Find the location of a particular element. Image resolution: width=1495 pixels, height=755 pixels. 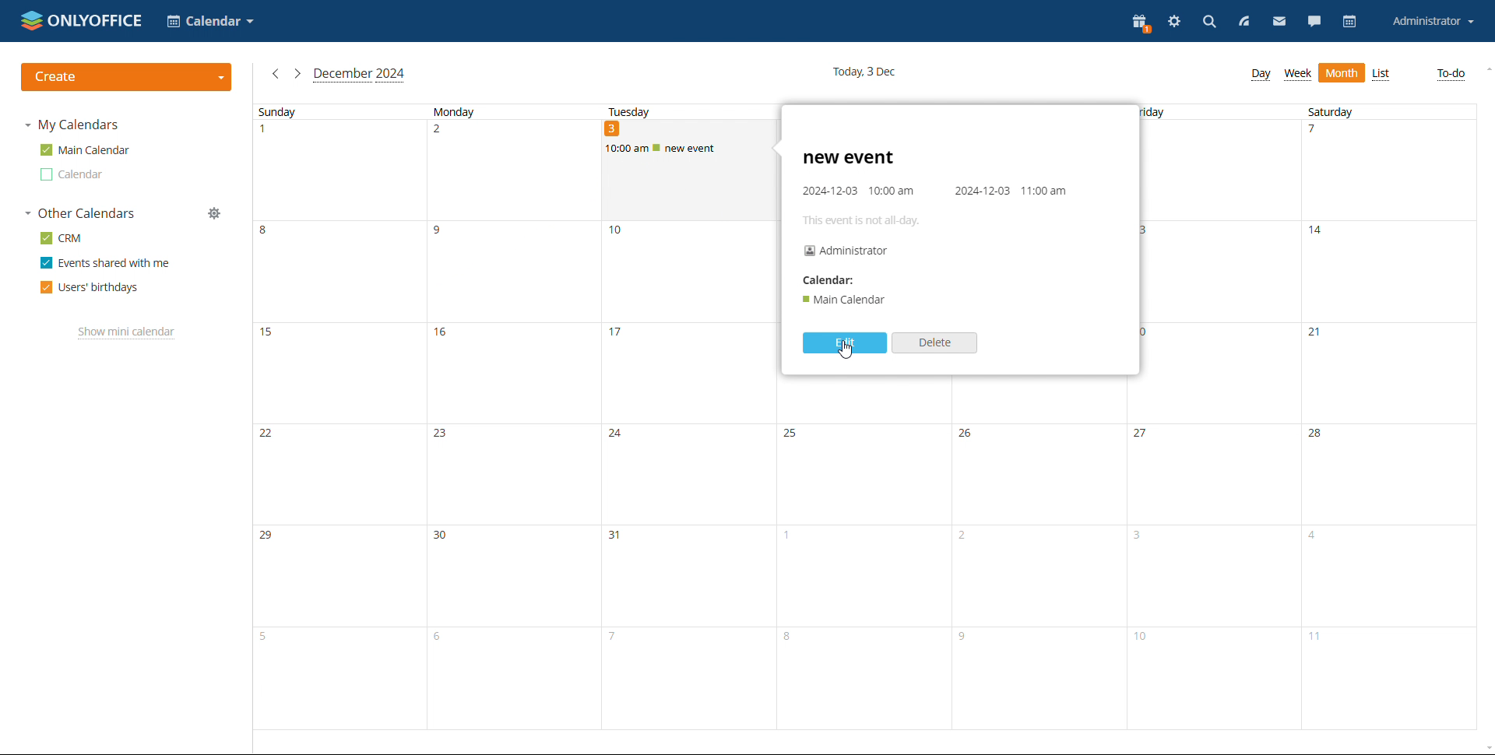

scheduled event is located at coordinates (689, 147).